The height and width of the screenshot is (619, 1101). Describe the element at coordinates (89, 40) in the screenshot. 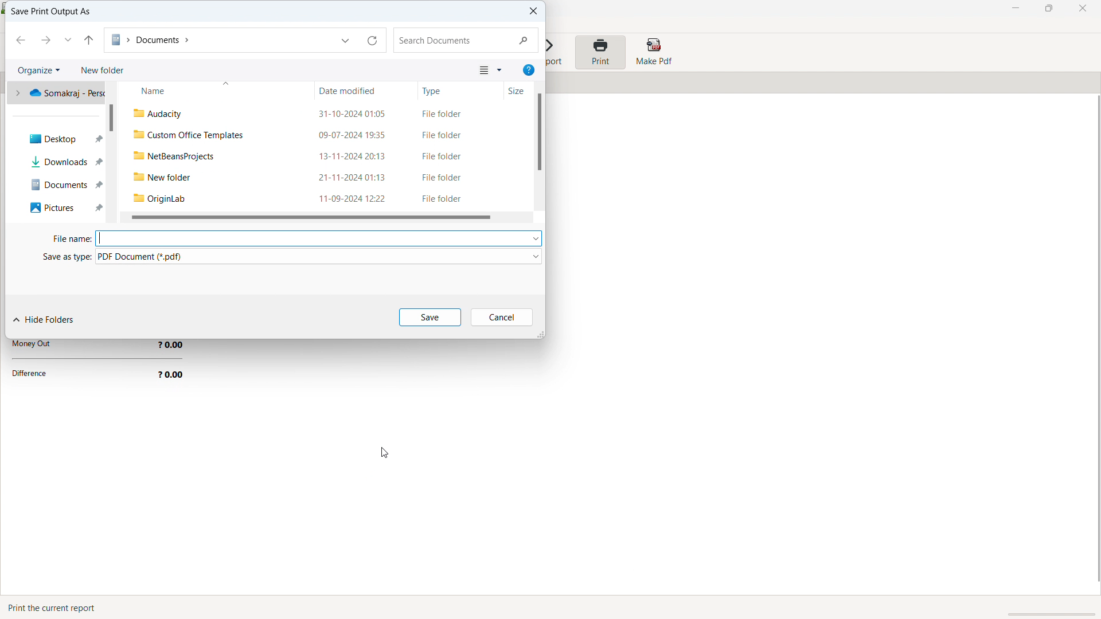

I see `go to originating folder` at that location.